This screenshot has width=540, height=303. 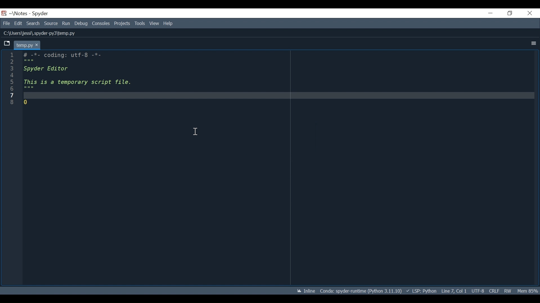 What do you see at coordinates (40, 33) in the screenshot?
I see `C:\Users\jessi\.spyder-py3\temp.py` at bounding box center [40, 33].